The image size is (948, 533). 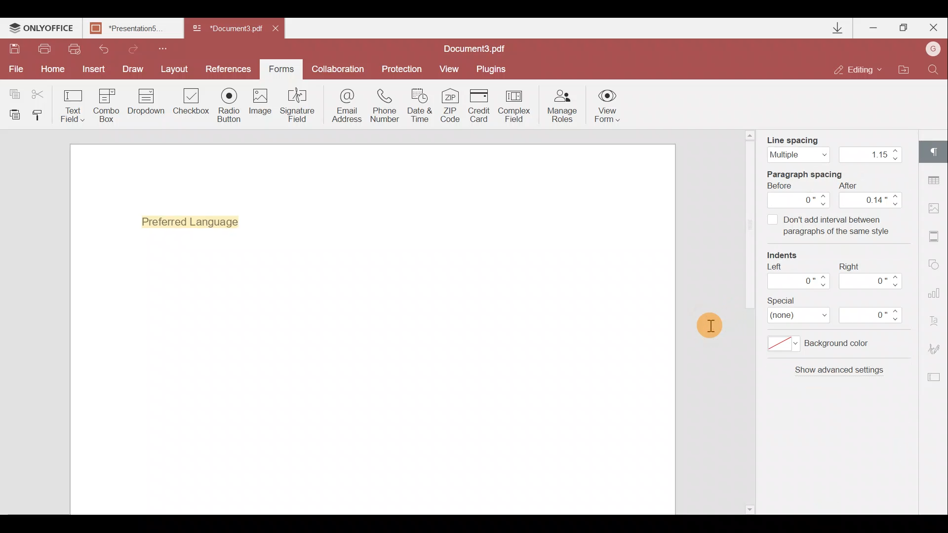 I want to click on 0", so click(x=871, y=315).